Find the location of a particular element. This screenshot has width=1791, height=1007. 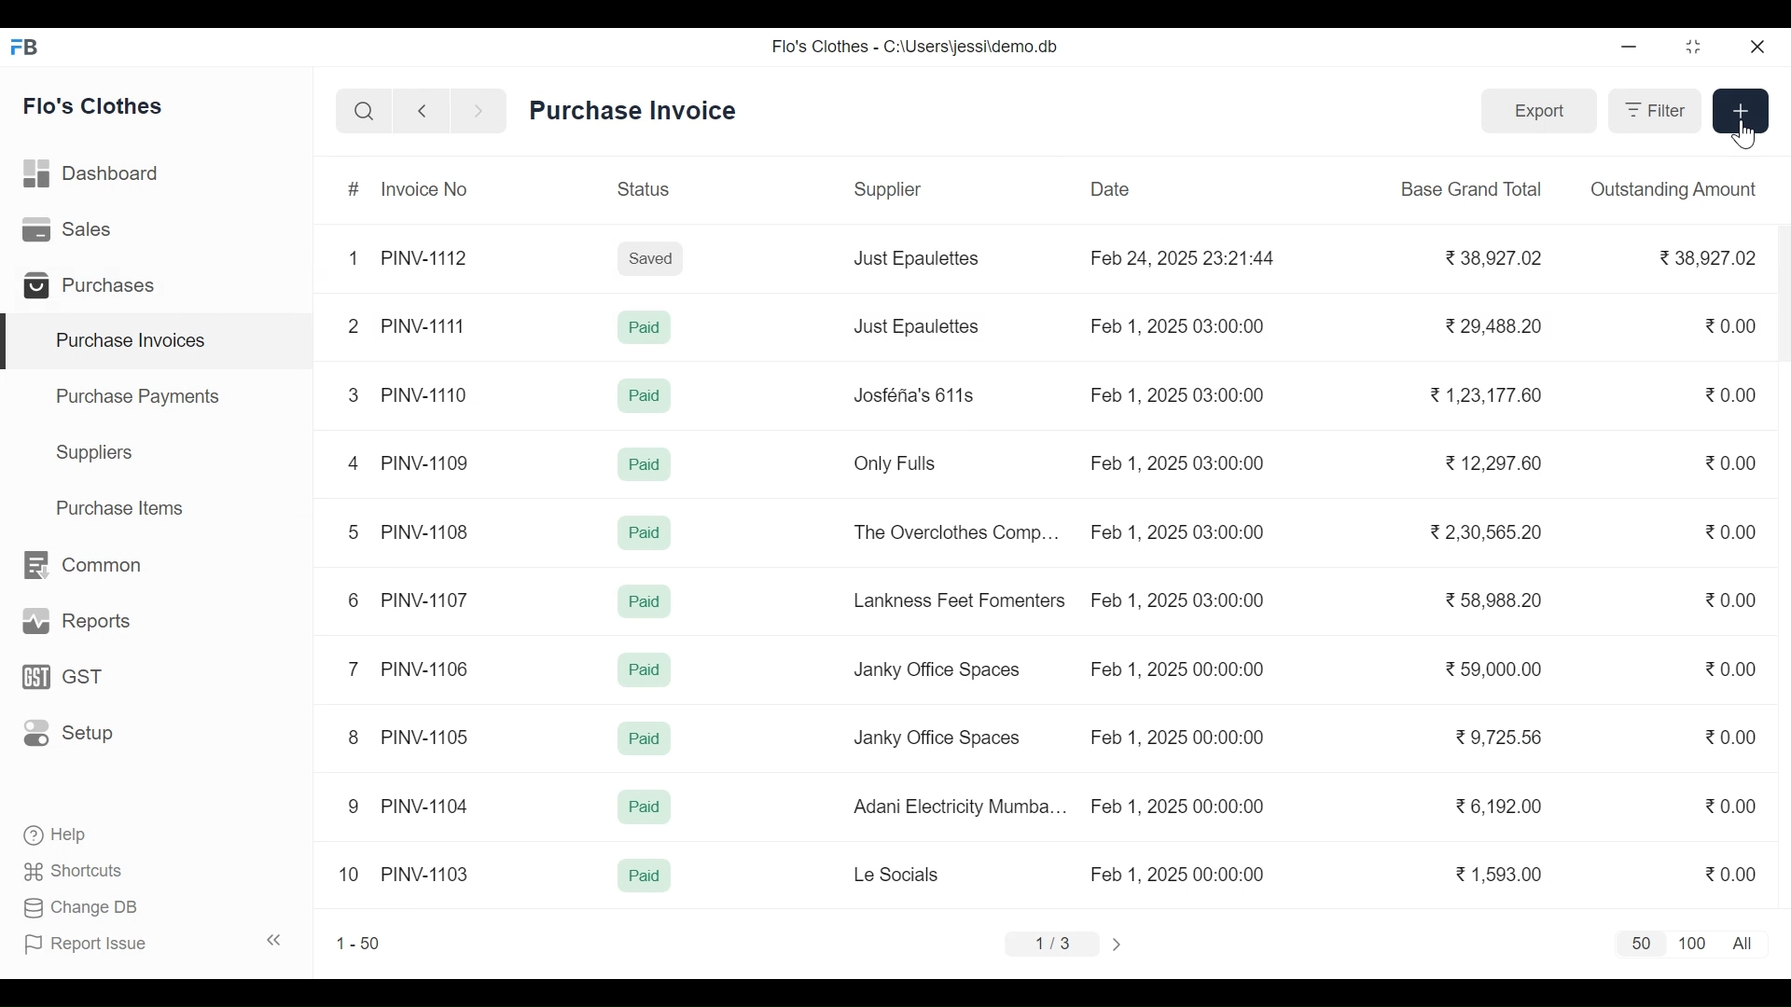

Flo's Clothes is located at coordinates (96, 105).